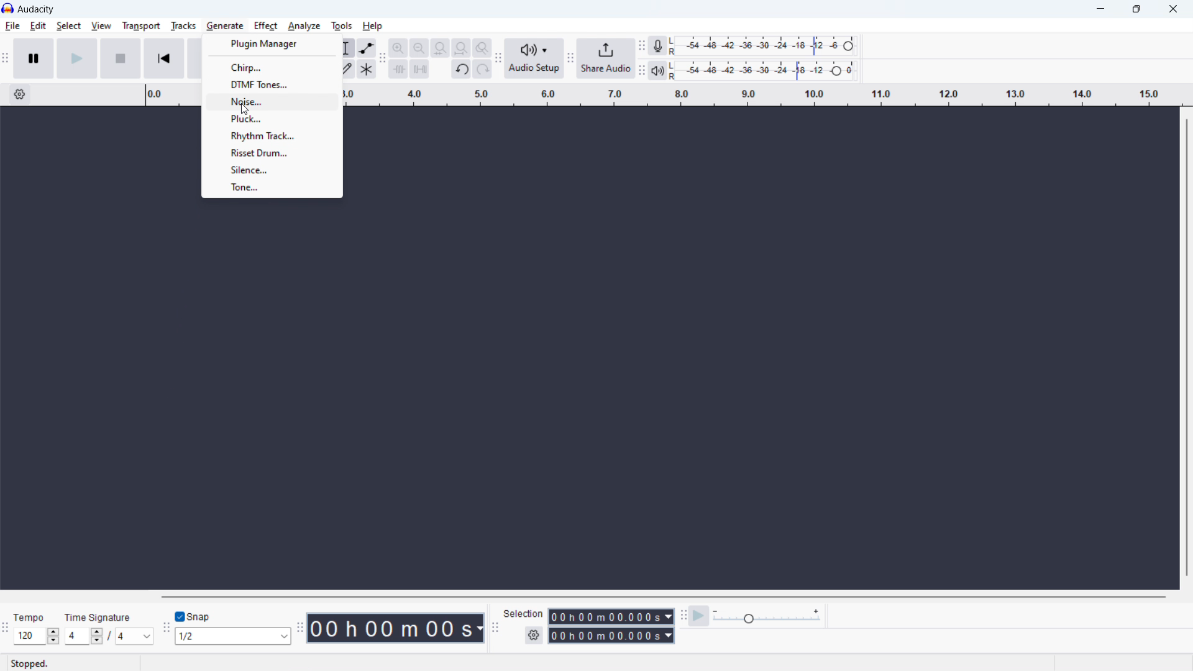 This screenshot has height=671, width=1193. Describe the element at coordinates (461, 48) in the screenshot. I see `fit project to width` at that location.